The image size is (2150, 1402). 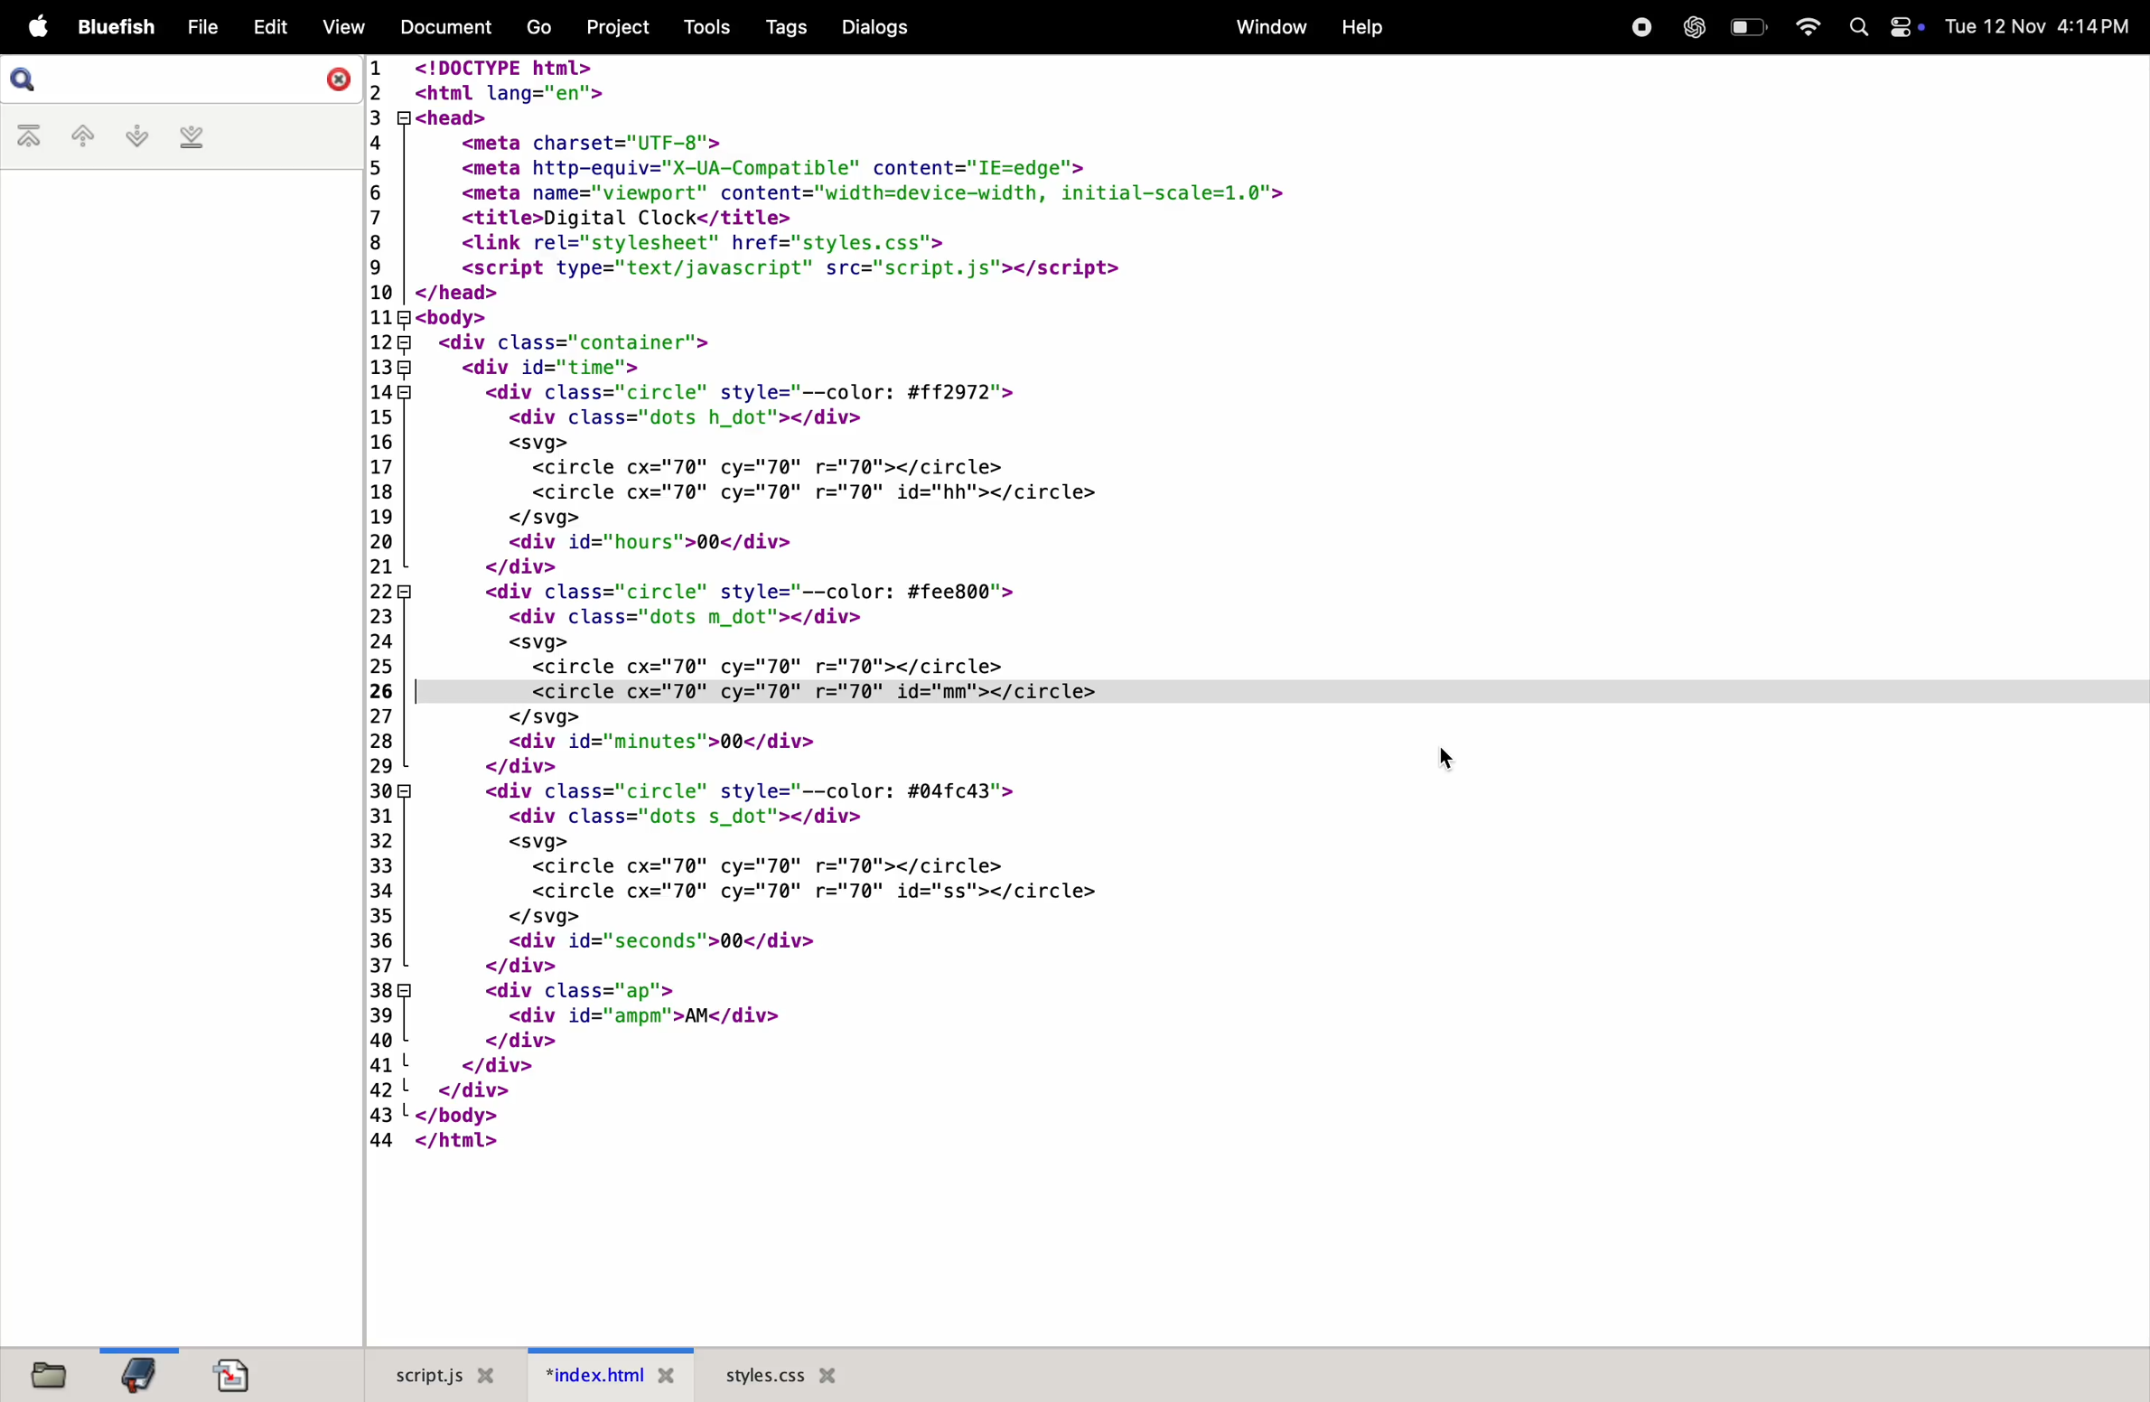 I want to click on new document, so click(x=242, y=1374).